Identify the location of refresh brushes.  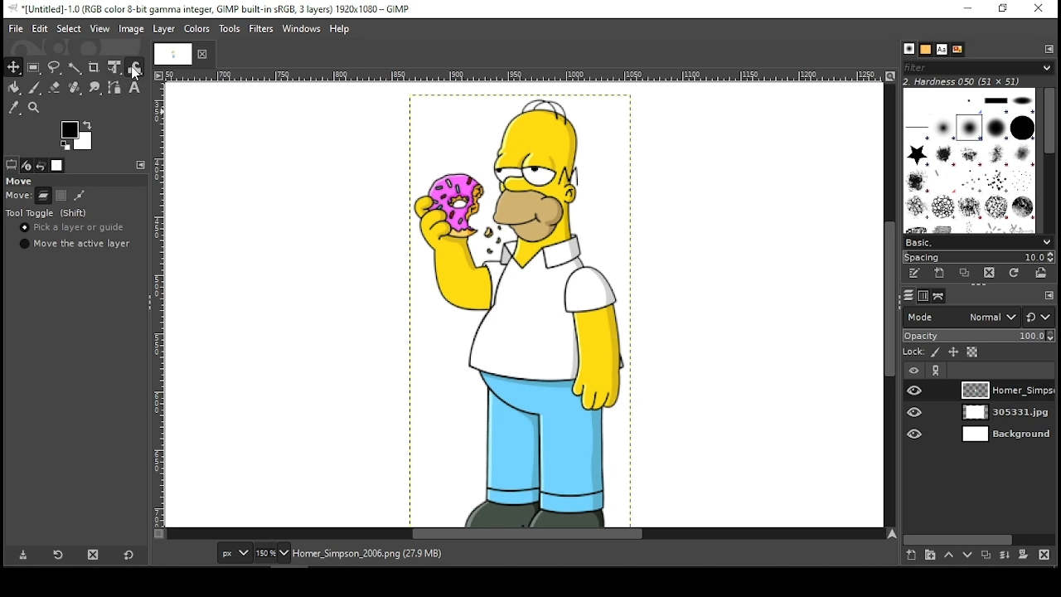
(1016, 273).